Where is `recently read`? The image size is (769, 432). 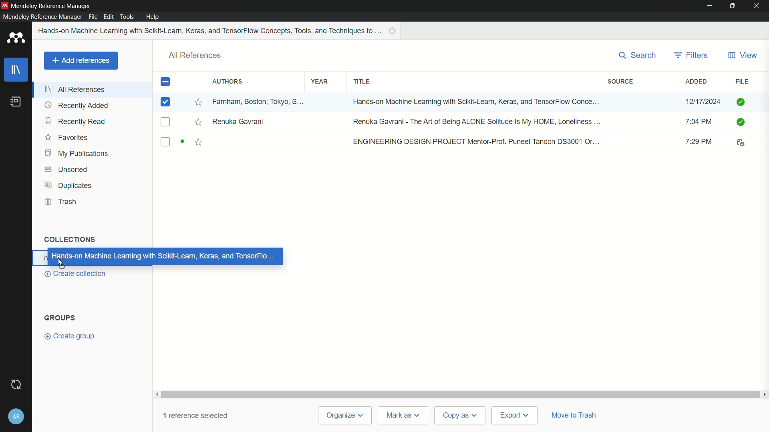
recently read is located at coordinates (76, 121).